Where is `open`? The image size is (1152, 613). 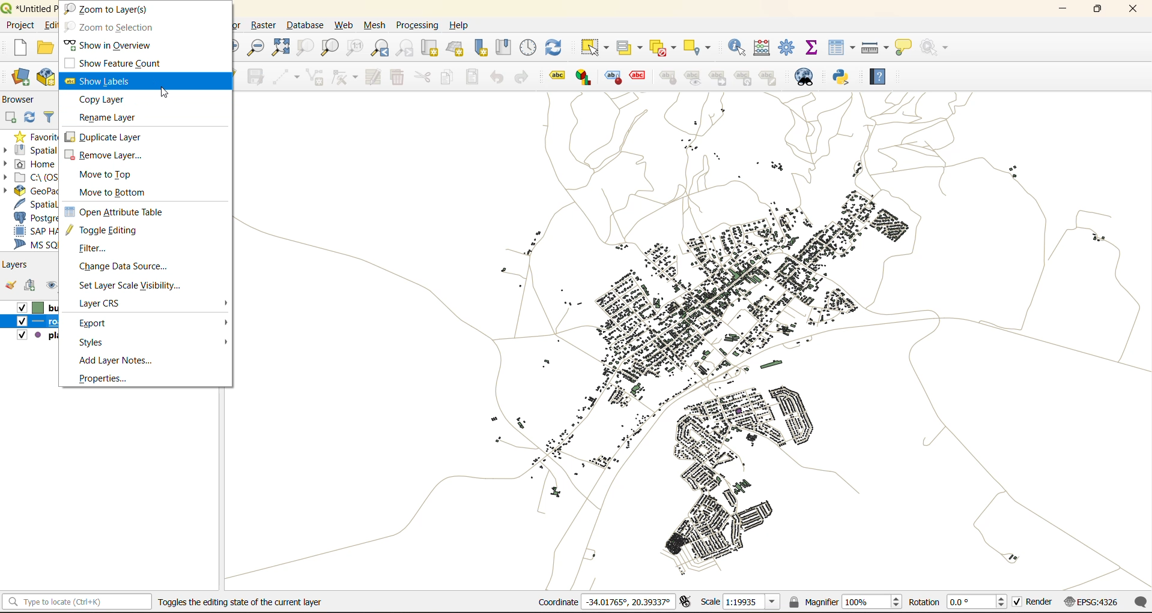 open is located at coordinates (43, 48).